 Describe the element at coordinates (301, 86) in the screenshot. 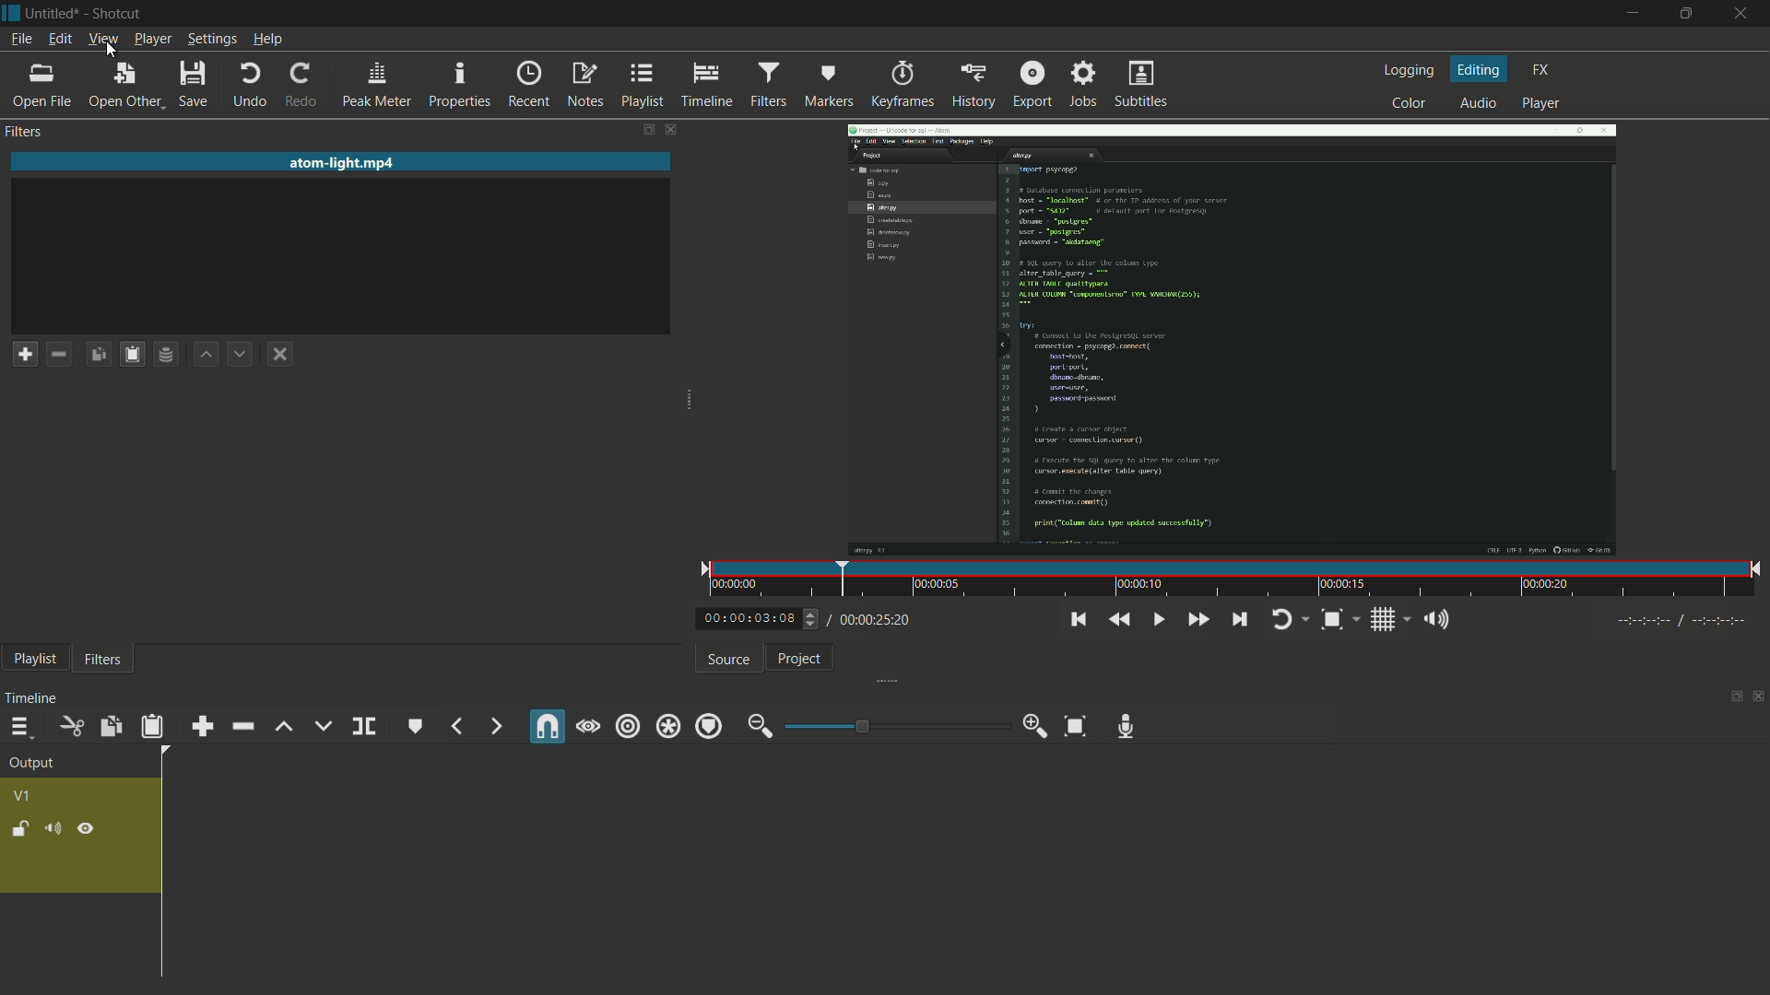

I see `redo` at that location.